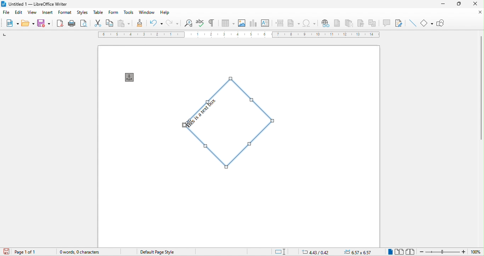  What do you see at coordinates (349, 23) in the screenshot?
I see `endnote` at bounding box center [349, 23].